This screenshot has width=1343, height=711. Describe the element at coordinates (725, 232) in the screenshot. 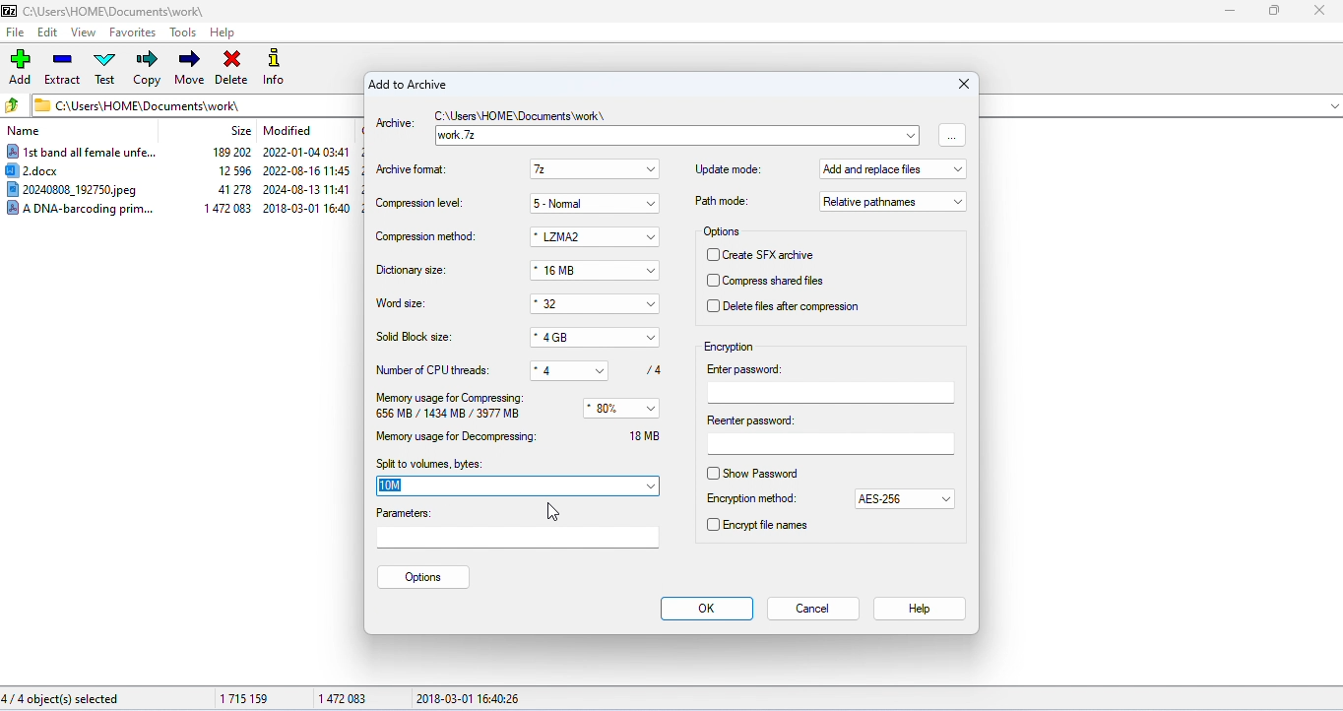

I see `options` at that location.